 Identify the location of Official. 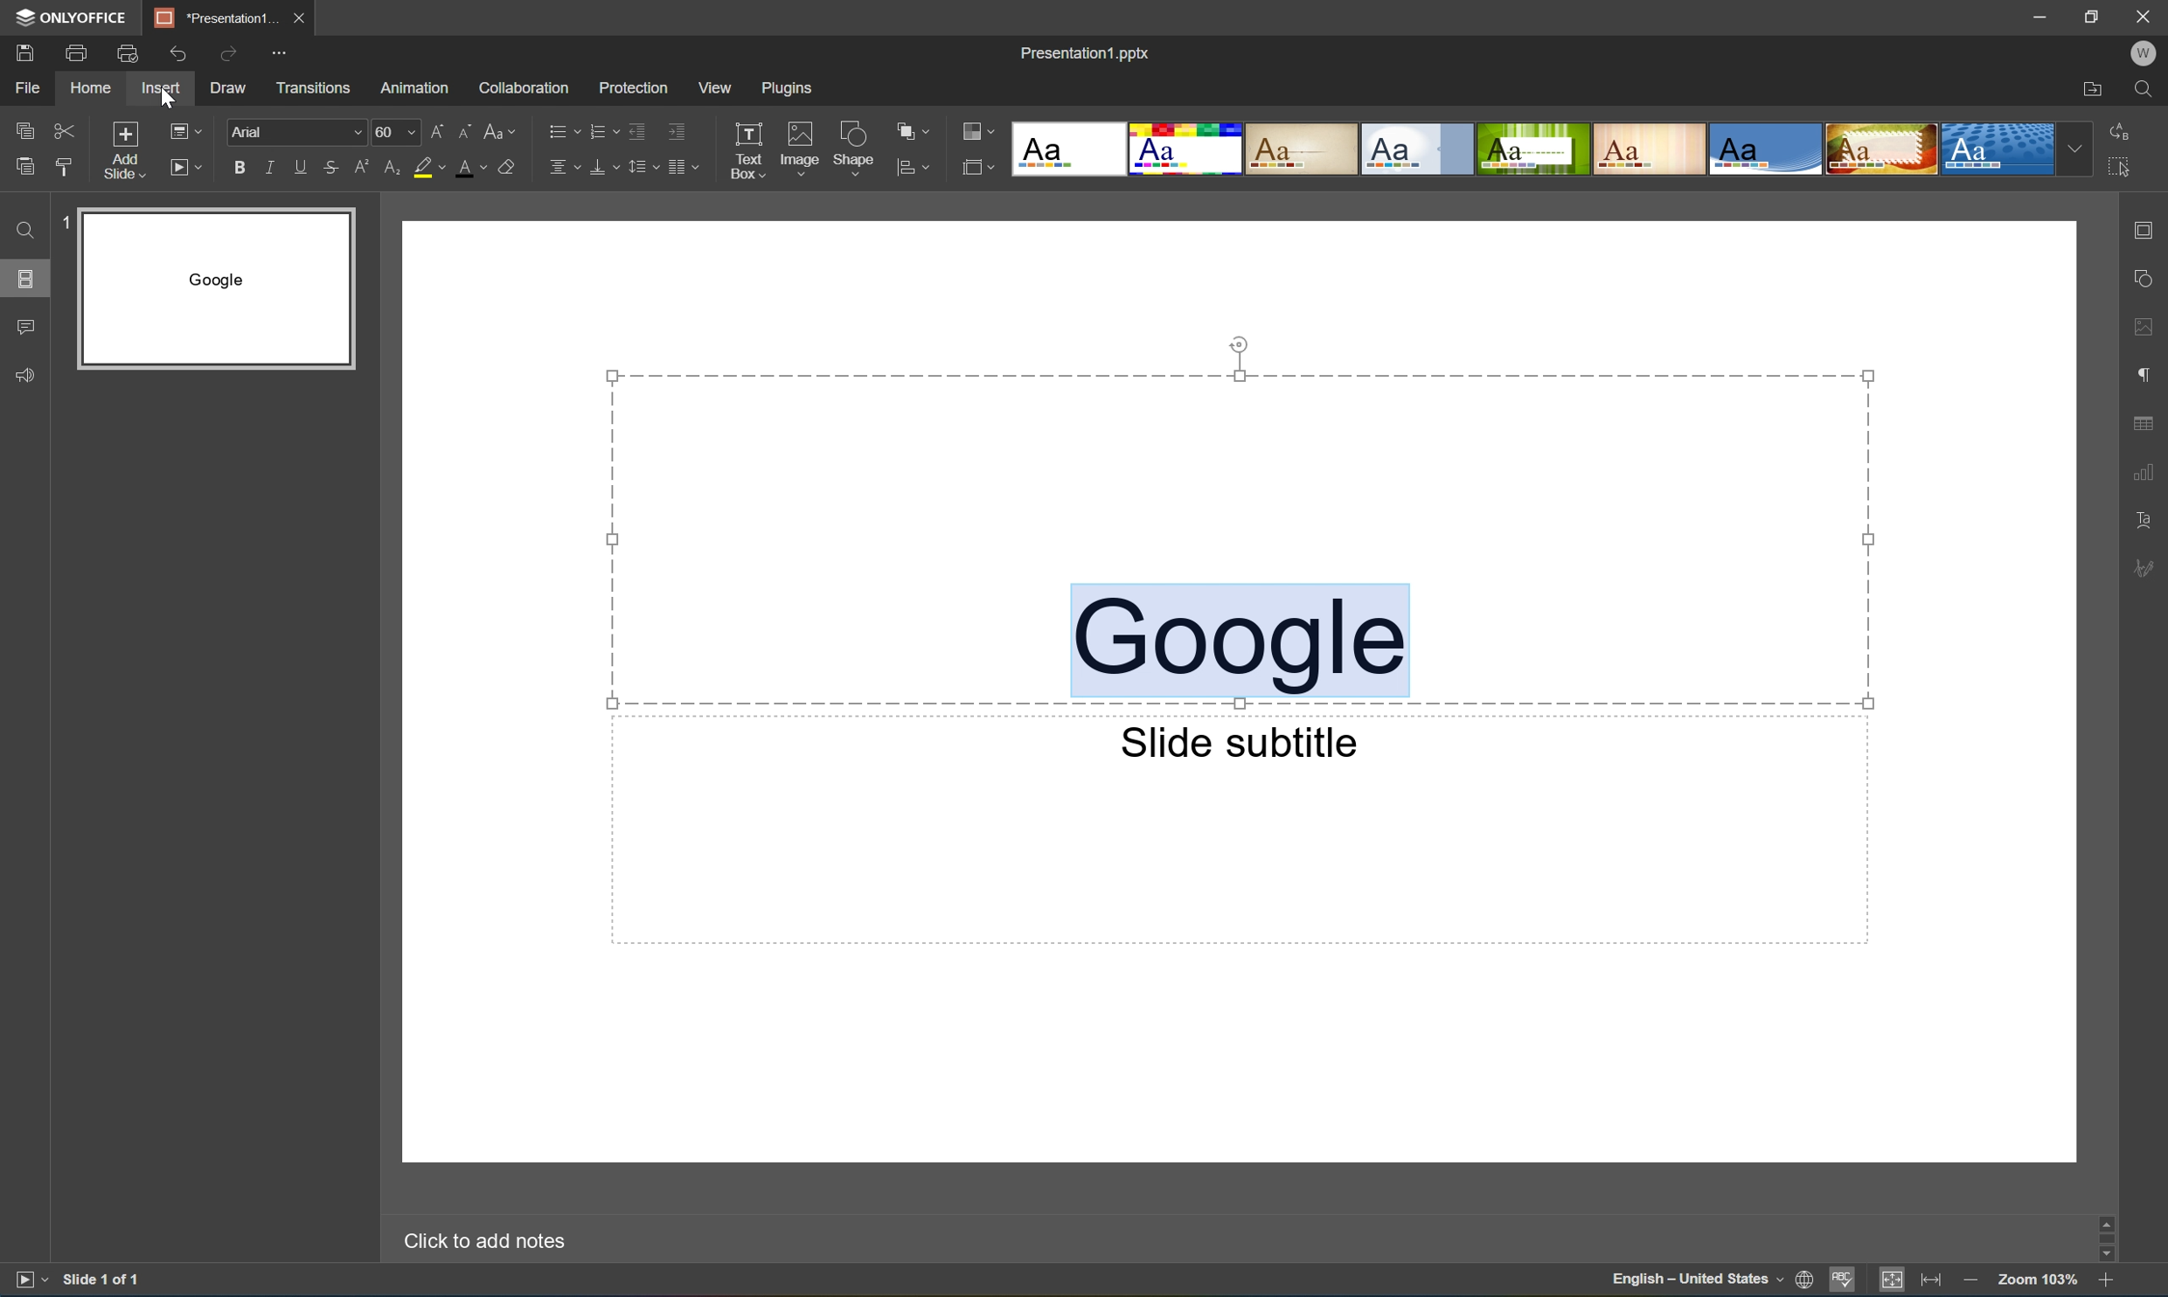
(1417, 150).